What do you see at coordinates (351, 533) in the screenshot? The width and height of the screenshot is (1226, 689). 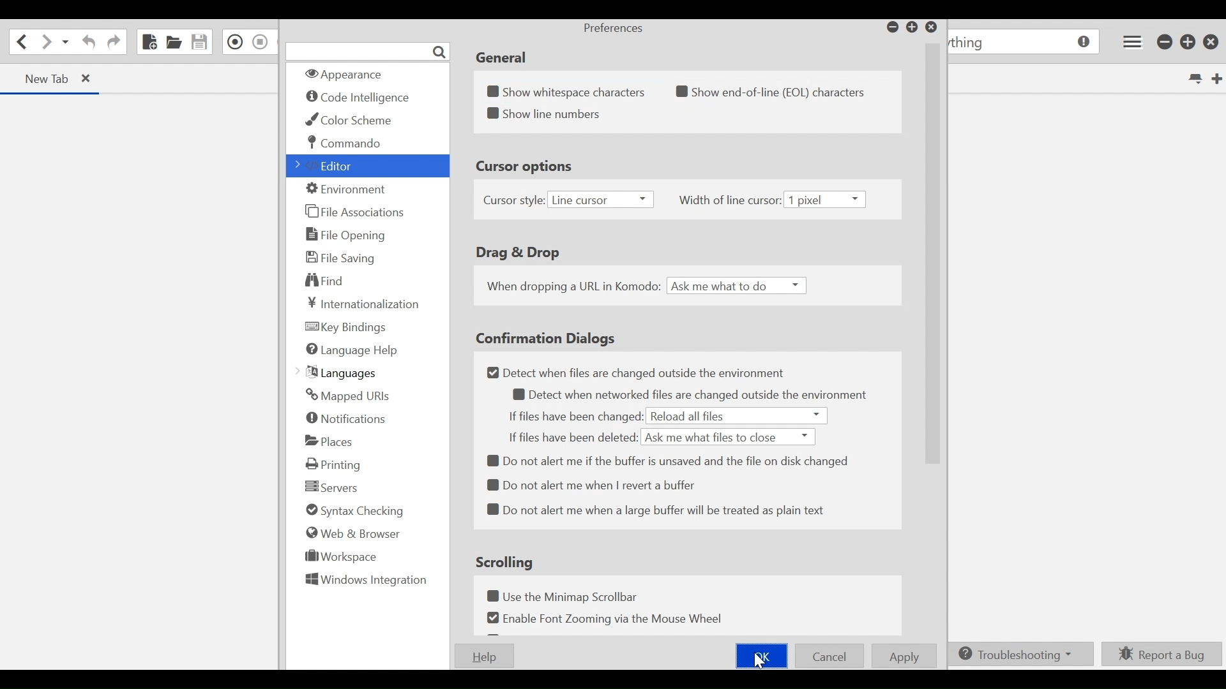 I see `Web & Browser` at bounding box center [351, 533].